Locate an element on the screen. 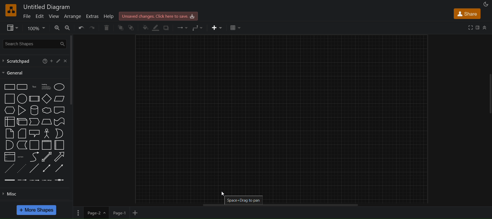 The height and width of the screenshot is (219, 492). list is located at coordinates (9, 156).